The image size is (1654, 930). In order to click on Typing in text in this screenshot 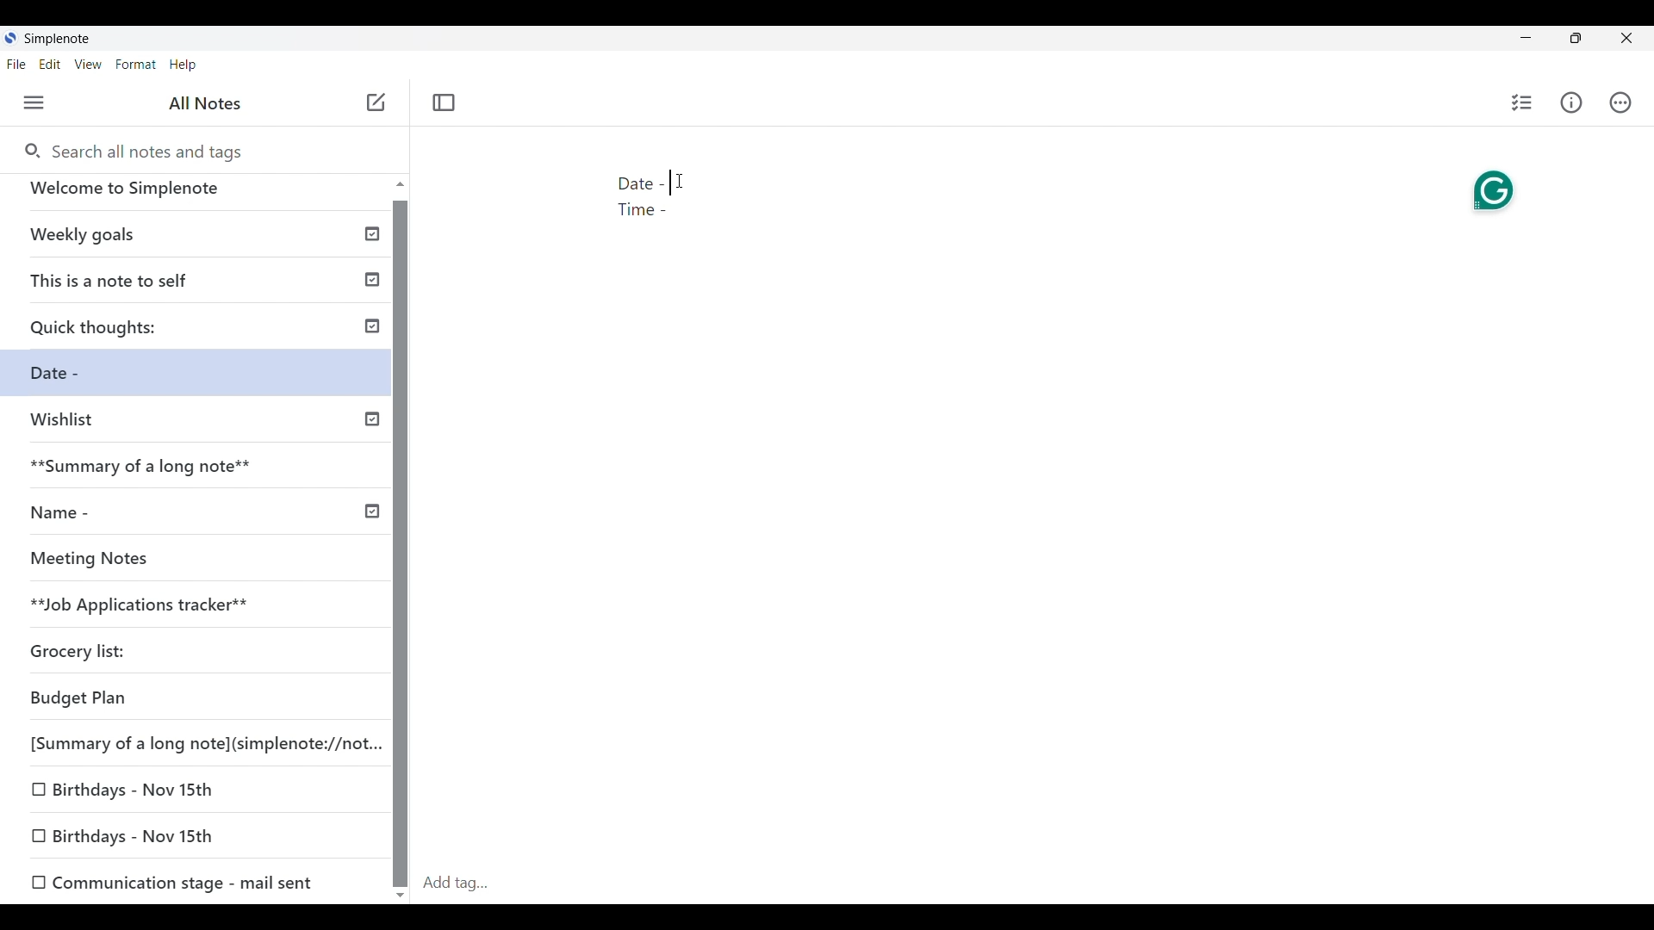, I will do `click(671, 183)`.